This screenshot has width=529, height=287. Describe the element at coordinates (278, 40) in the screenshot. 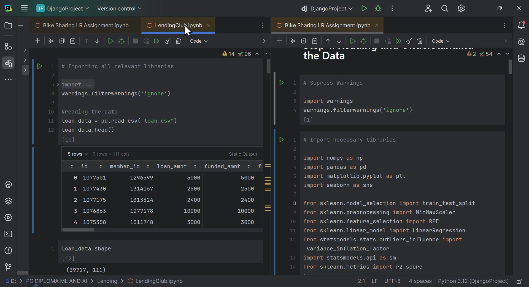

I see `` at that location.